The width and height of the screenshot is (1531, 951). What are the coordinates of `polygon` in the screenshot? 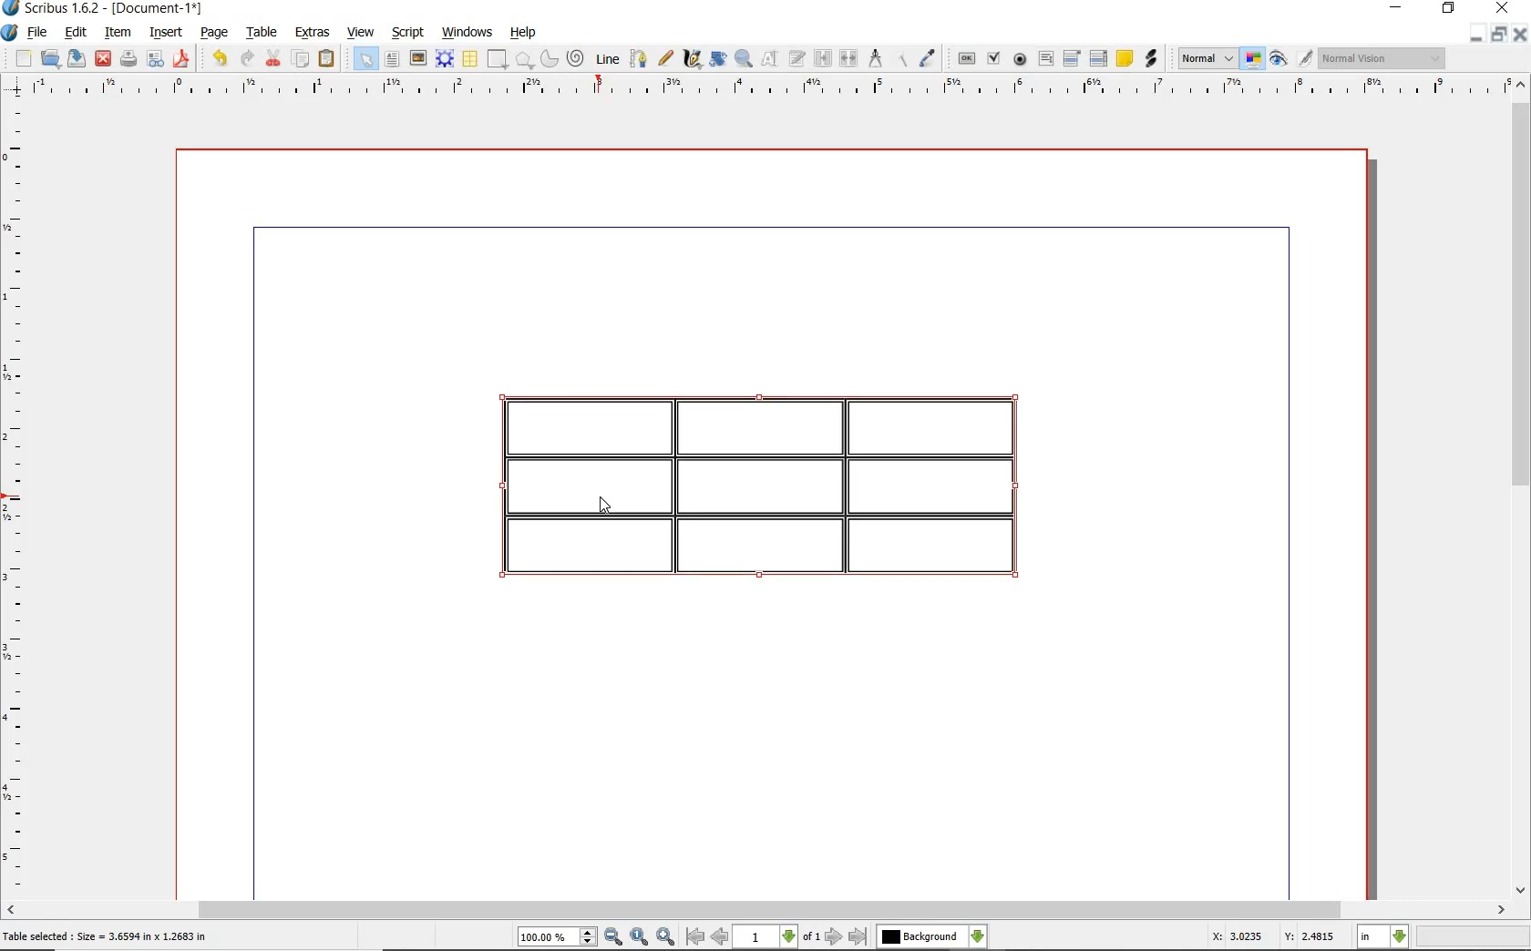 It's located at (525, 60).